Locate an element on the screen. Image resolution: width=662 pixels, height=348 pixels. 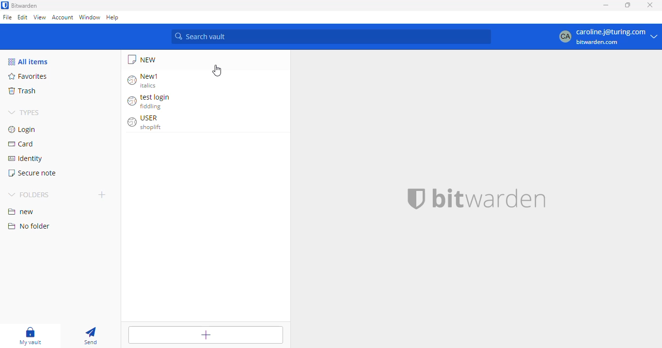
my vault is located at coordinates (34, 336).